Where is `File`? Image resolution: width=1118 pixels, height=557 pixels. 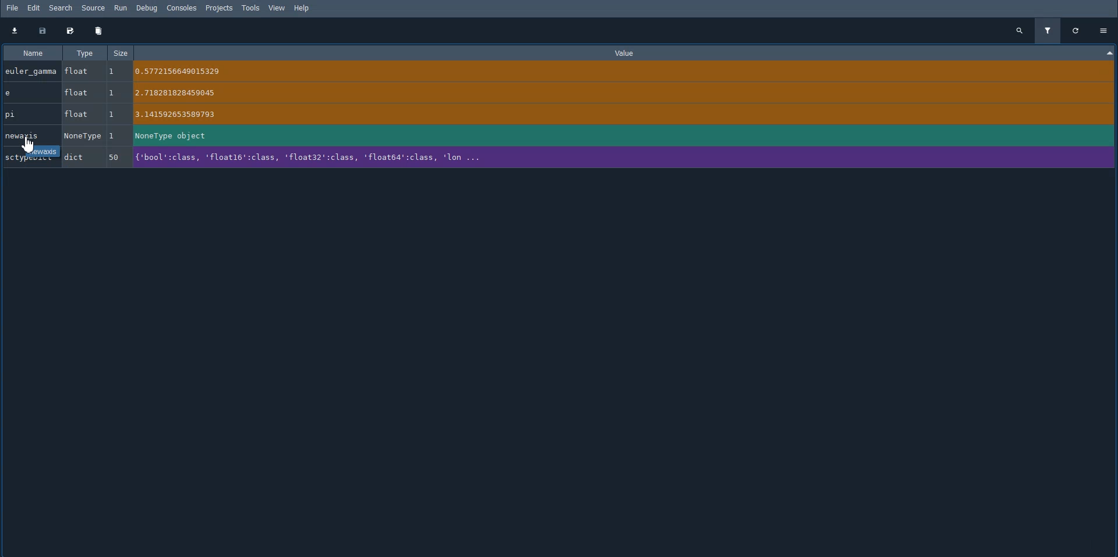
File is located at coordinates (10, 8).